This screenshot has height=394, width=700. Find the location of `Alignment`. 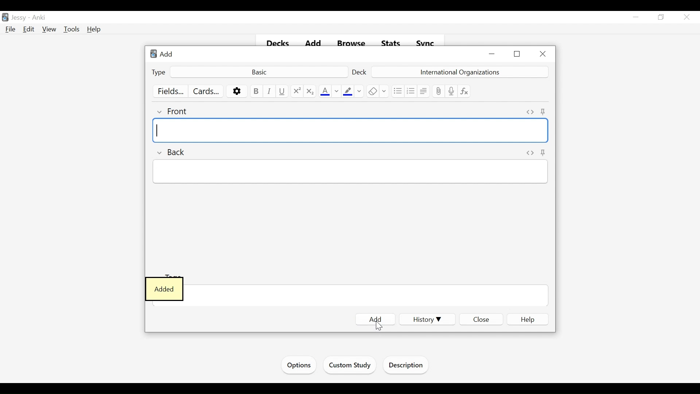

Alignment is located at coordinates (423, 90).